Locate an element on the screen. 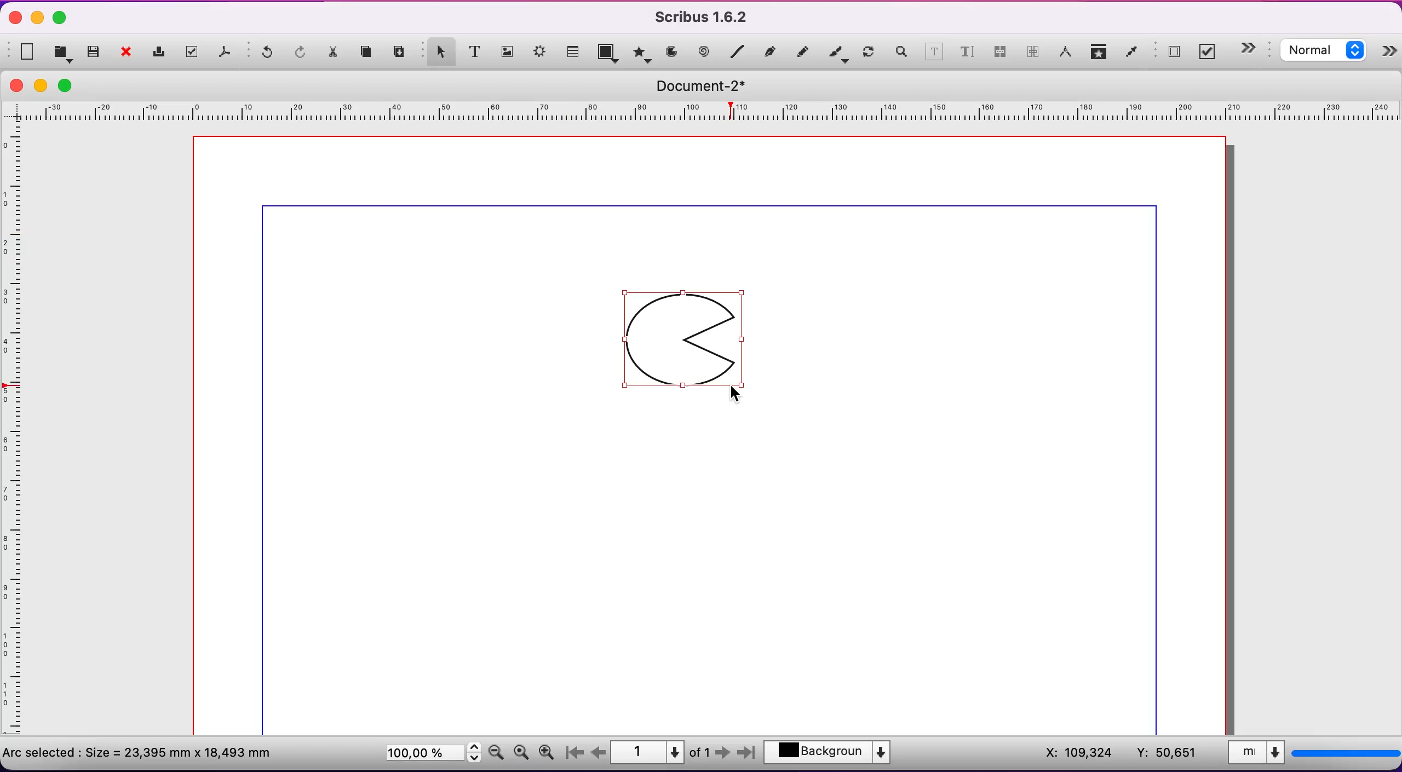  redo is located at coordinates (302, 53).